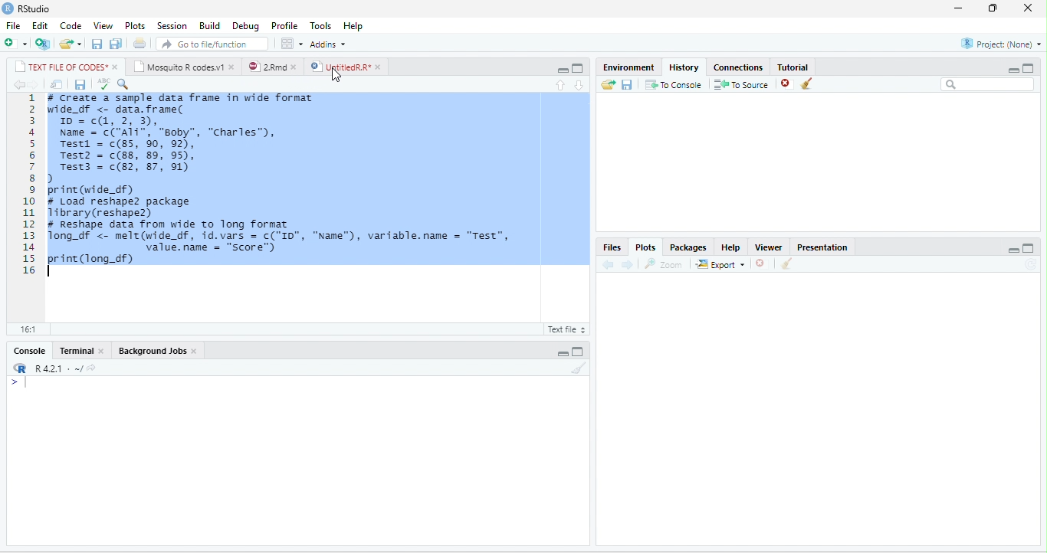  I want to click on close, so click(297, 67).